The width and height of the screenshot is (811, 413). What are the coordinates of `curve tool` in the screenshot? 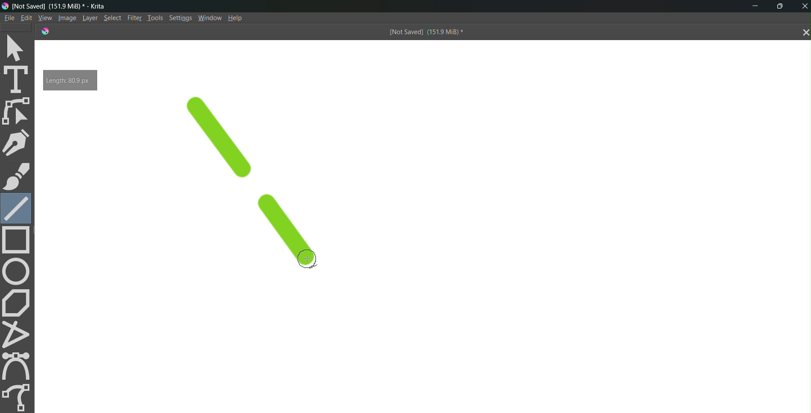 It's located at (19, 366).